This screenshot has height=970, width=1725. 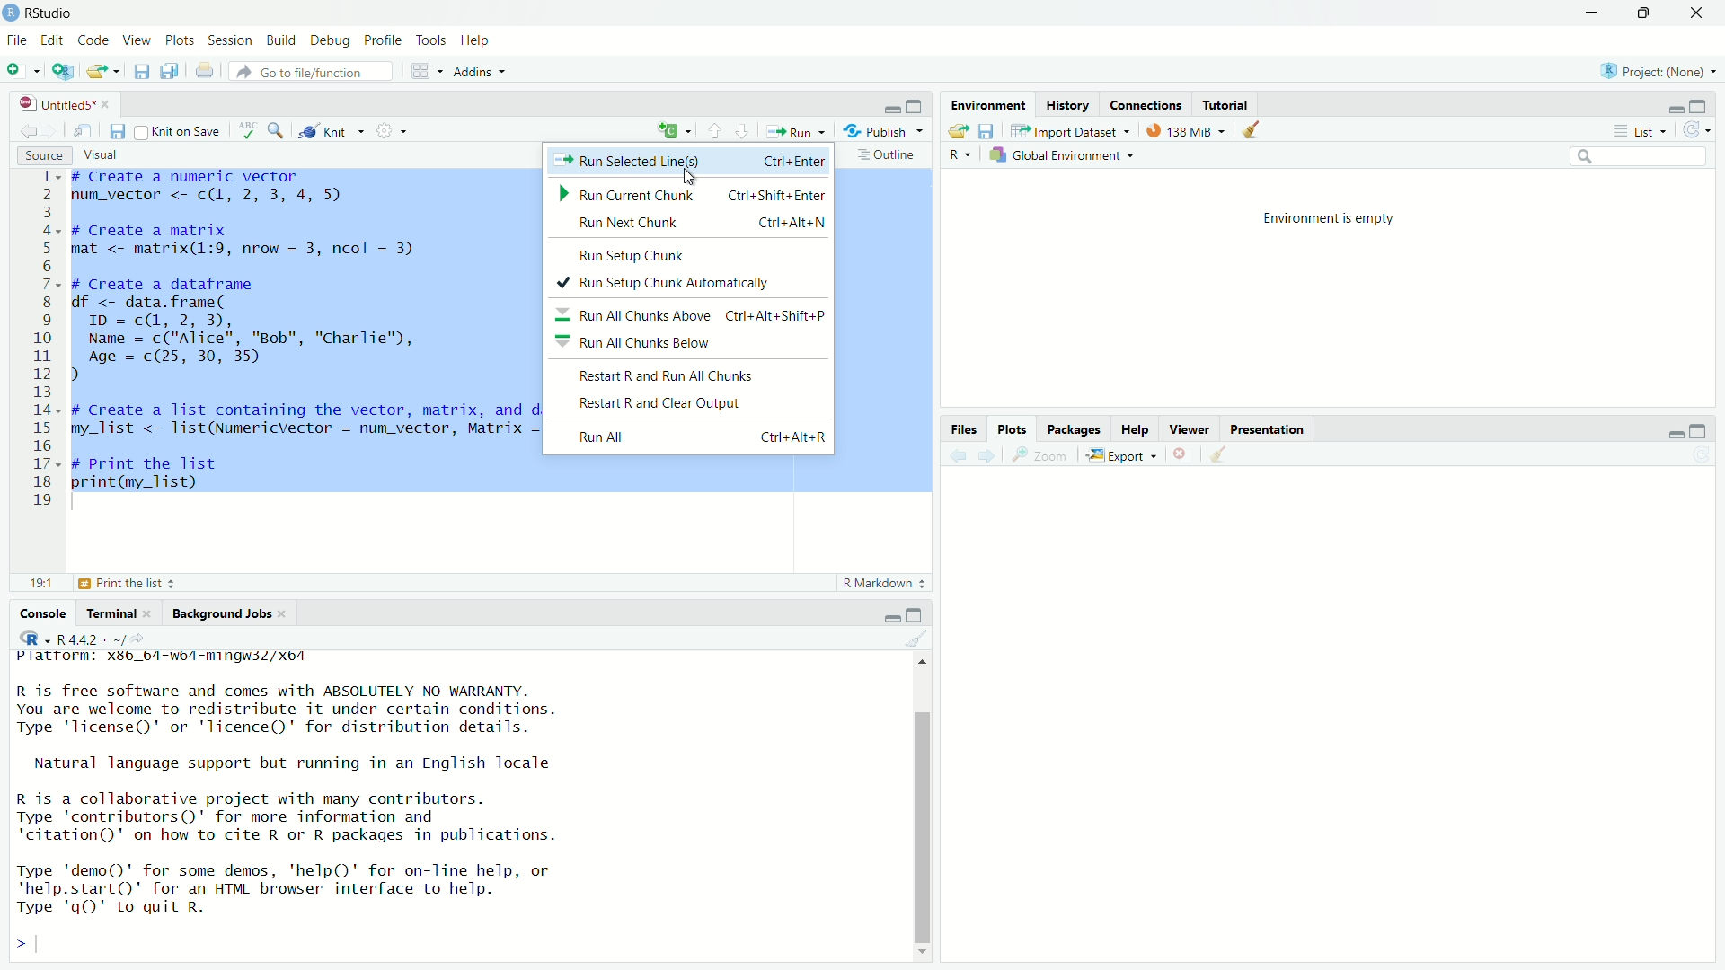 I want to click on Addins, so click(x=480, y=73).